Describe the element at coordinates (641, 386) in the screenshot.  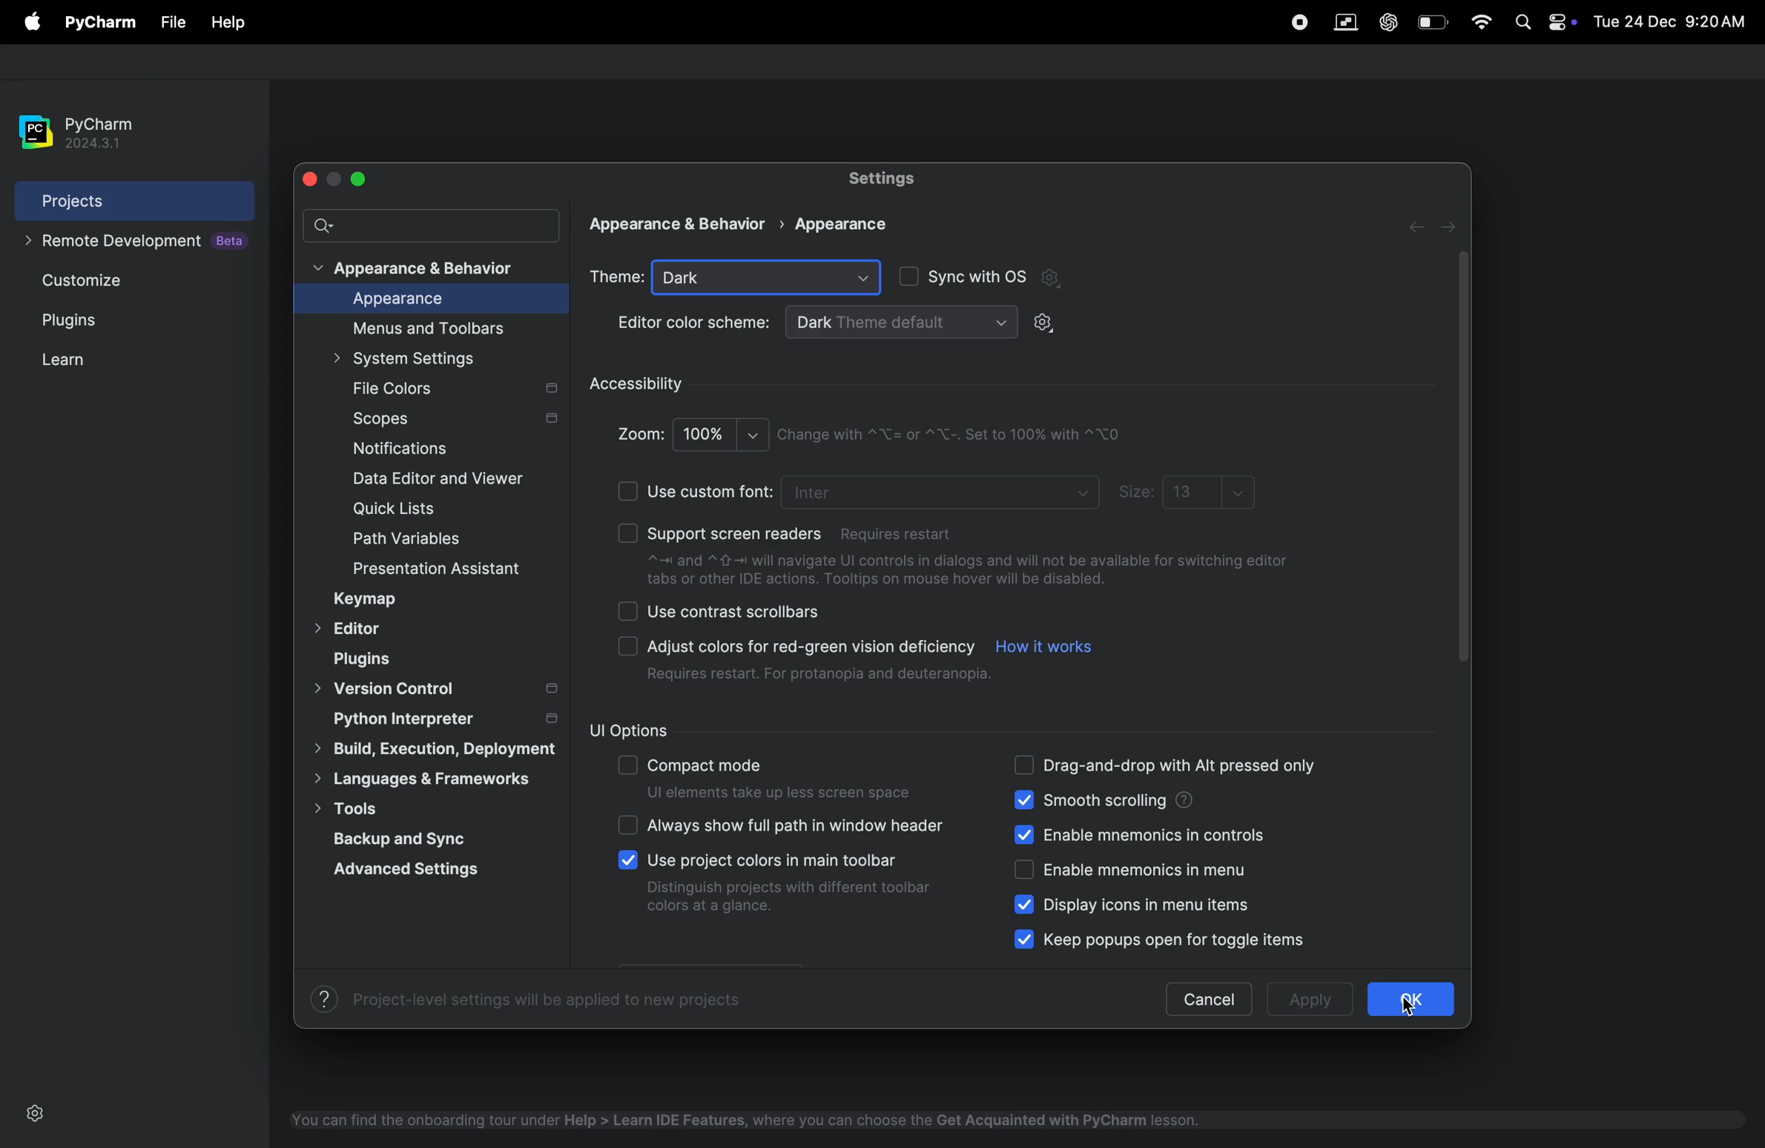
I see `accesibility` at that location.